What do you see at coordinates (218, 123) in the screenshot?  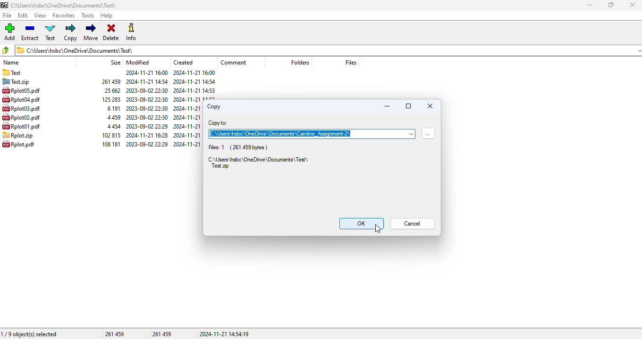 I see `copy to:` at bounding box center [218, 123].